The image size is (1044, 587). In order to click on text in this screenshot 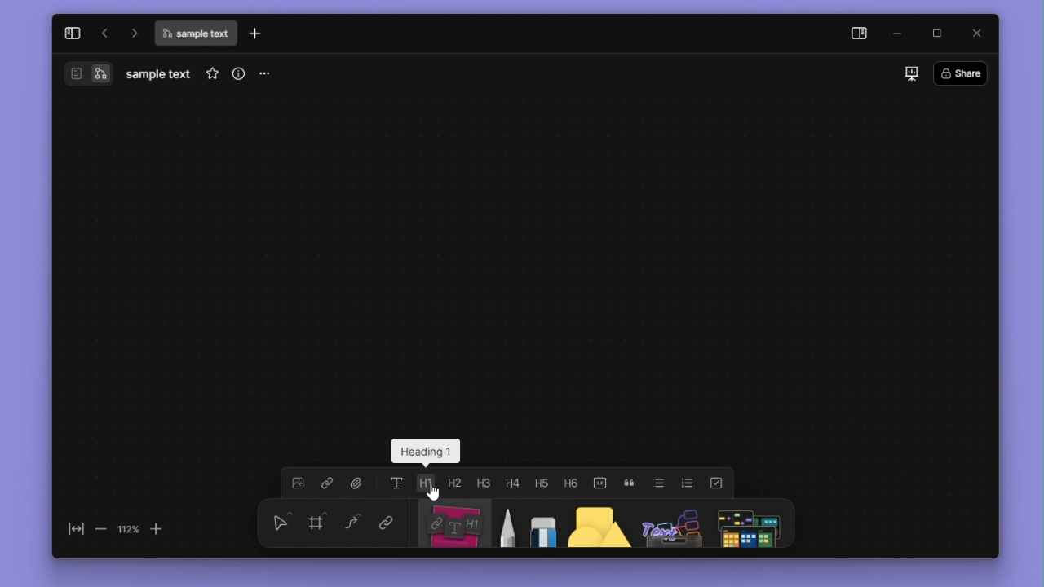, I will do `click(397, 483)`.